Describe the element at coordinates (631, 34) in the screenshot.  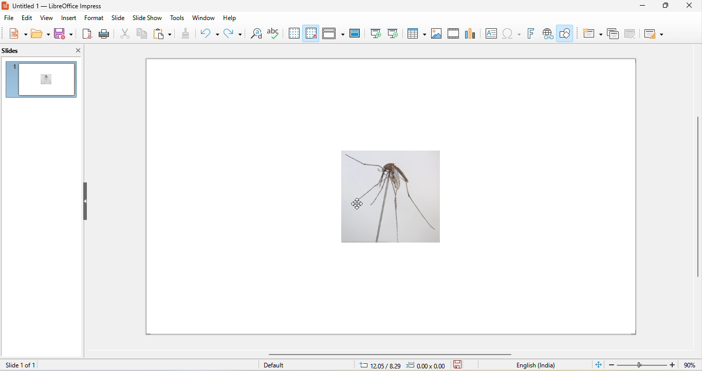
I see `delete slide` at that location.